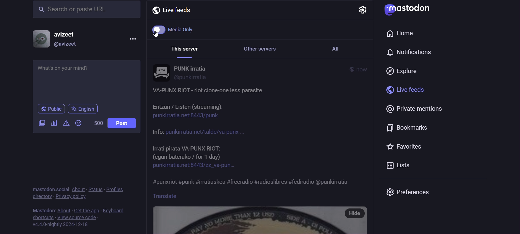  I want to click on keyboards, so click(115, 208).